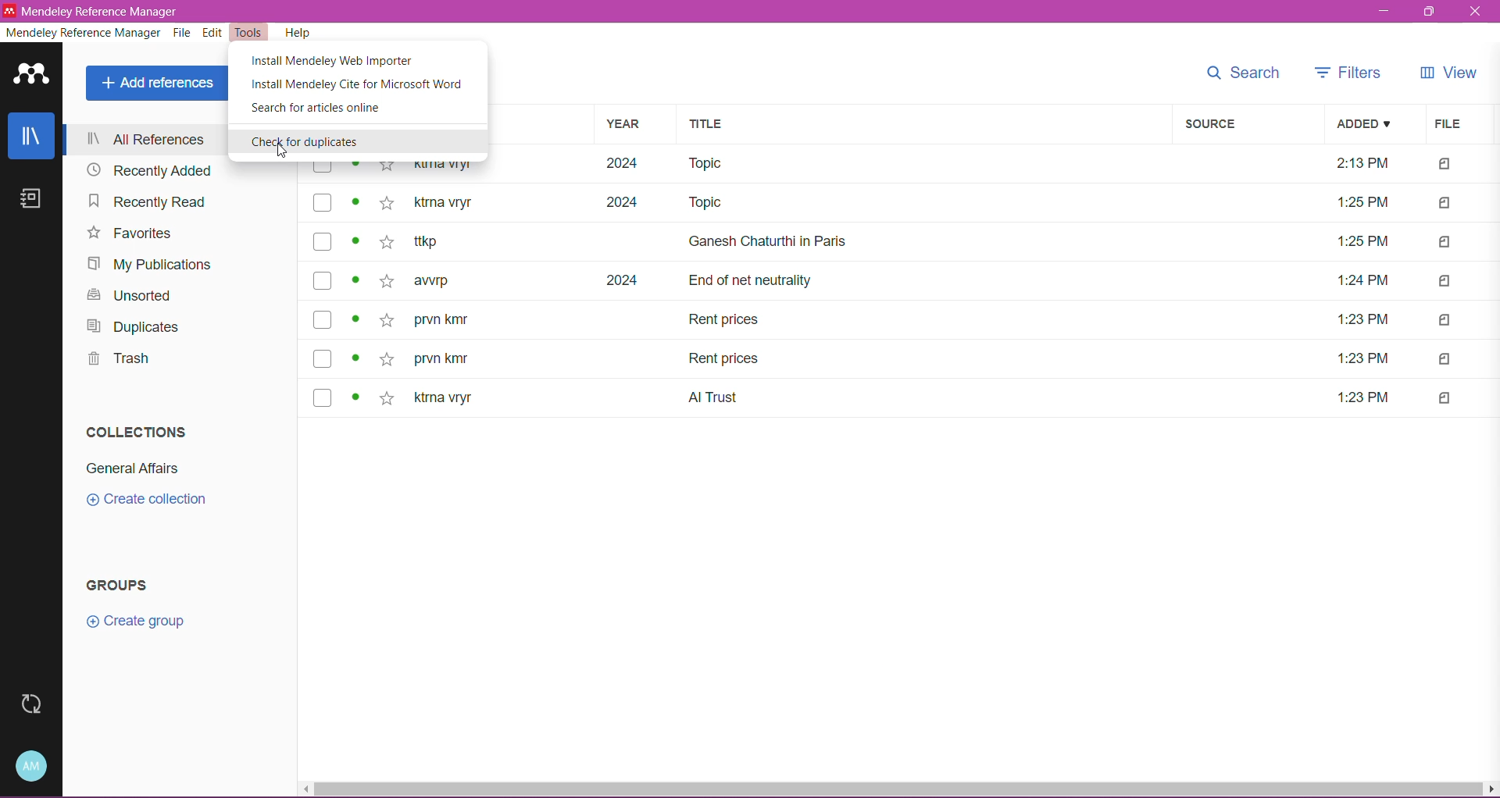  What do you see at coordinates (35, 201) in the screenshot?
I see `Notes` at bounding box center [35, 201].